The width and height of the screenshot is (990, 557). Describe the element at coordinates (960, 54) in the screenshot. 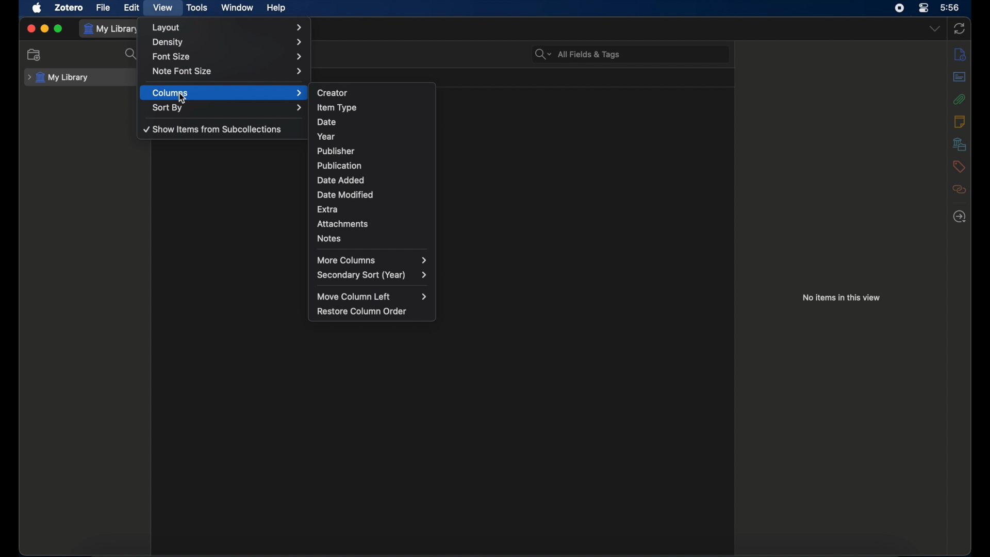

I see `info` at that location.